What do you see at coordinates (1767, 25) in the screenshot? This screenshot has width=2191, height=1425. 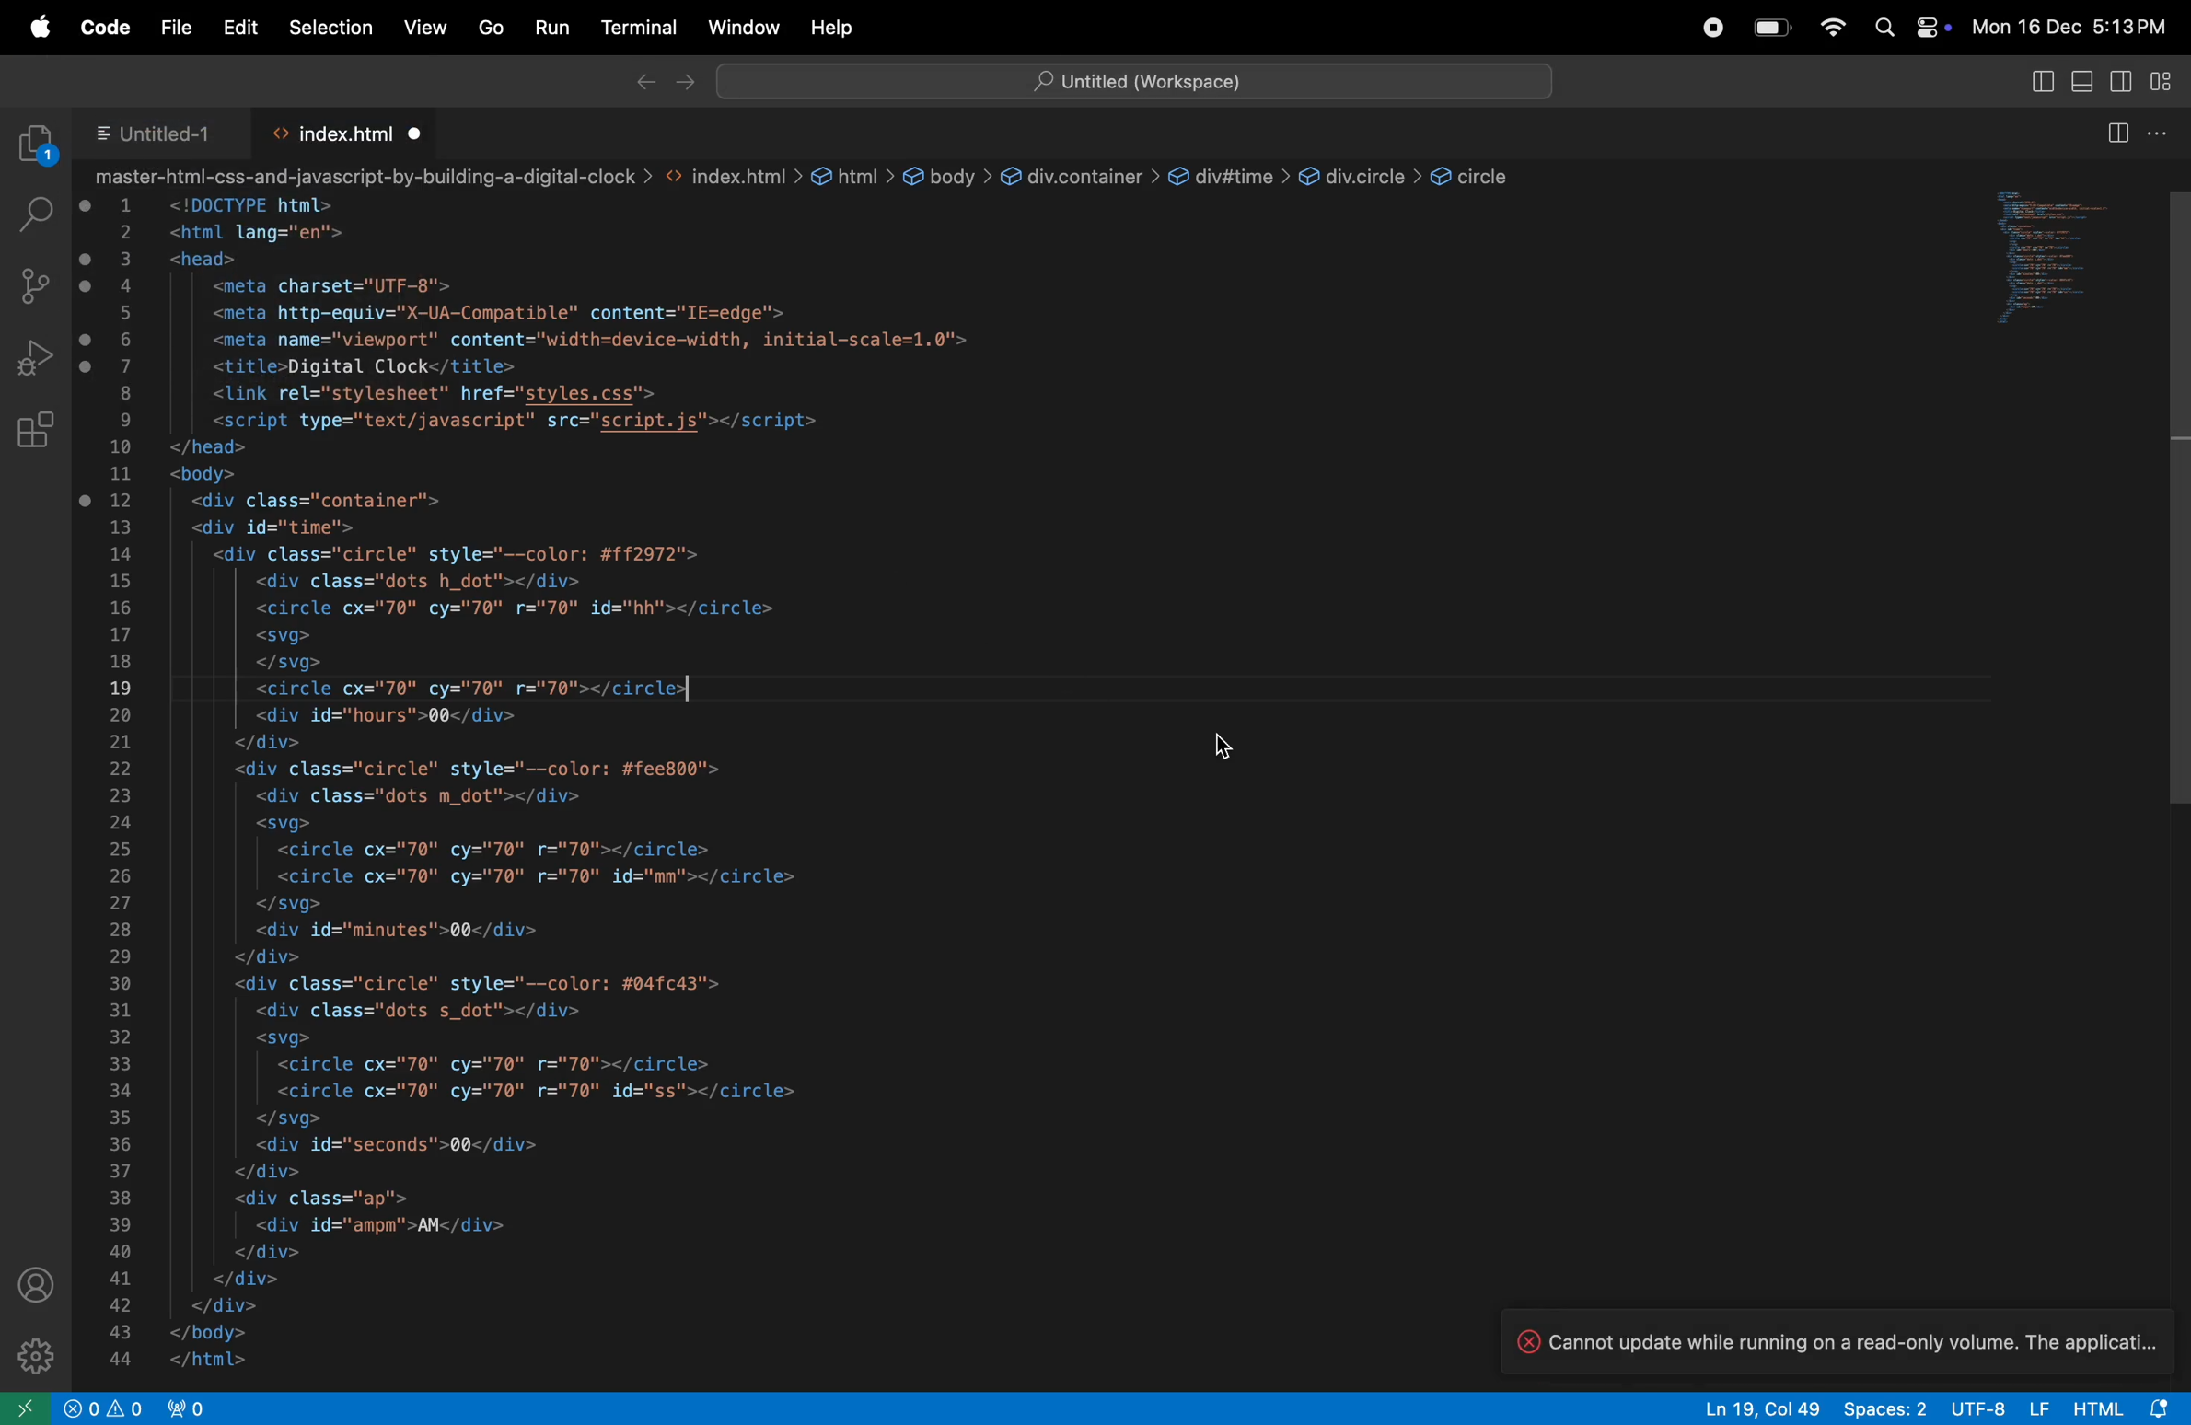 I see `battery` at bounding box center [1767, 25].